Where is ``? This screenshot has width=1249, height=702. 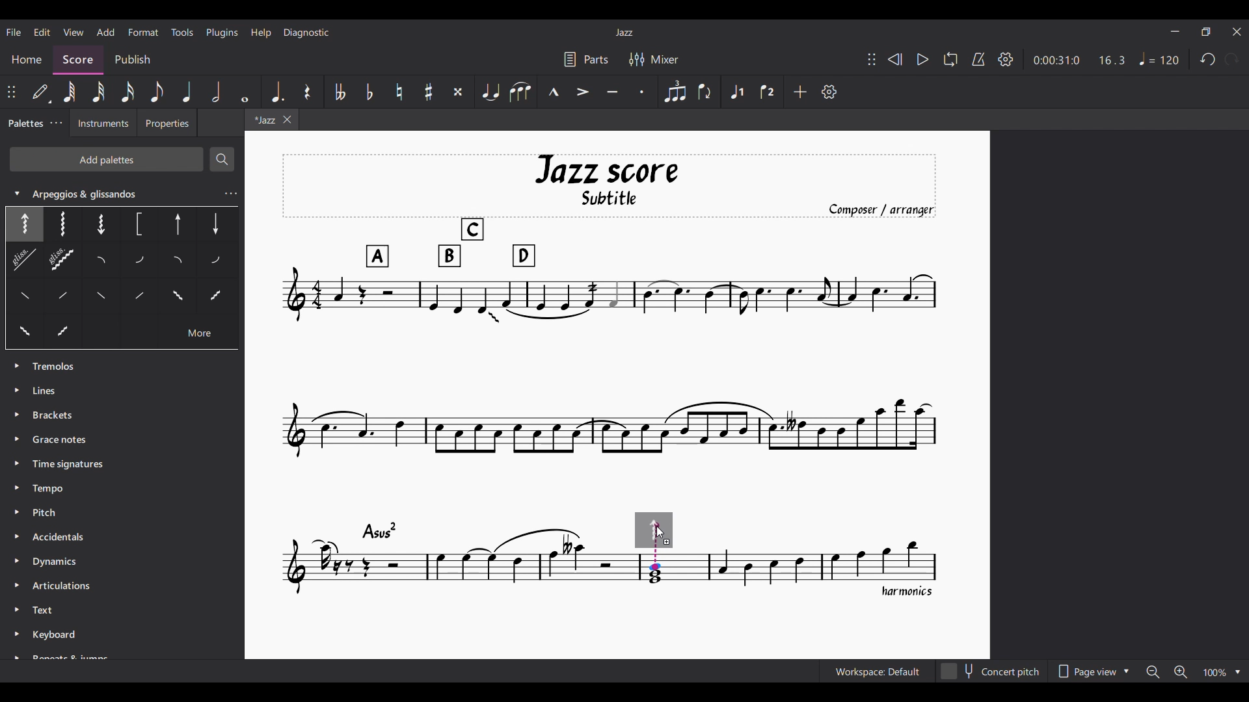
 is located at coordinates (178, 294).